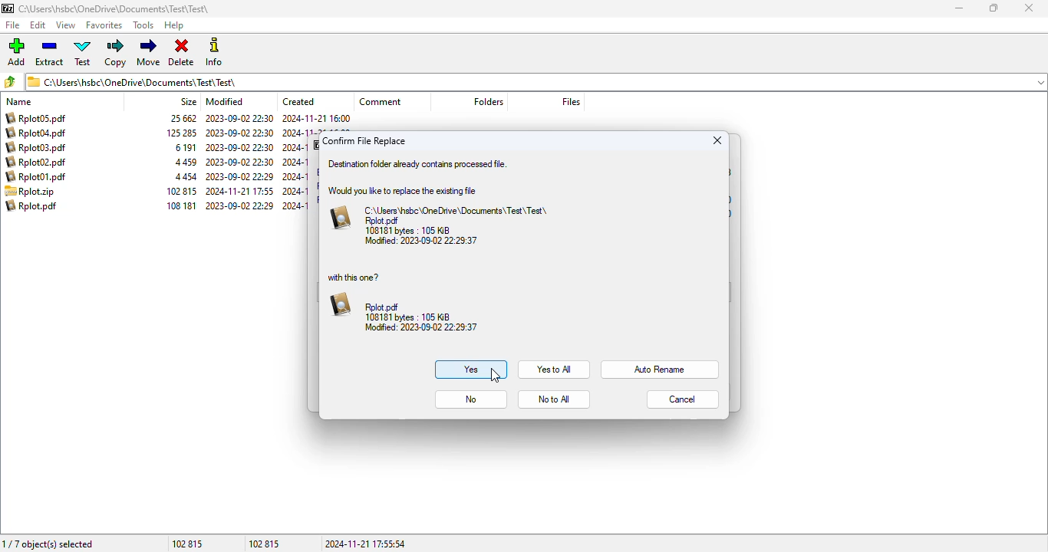 This screenshot has height=552, width=1048. Describe the element at coordinates (65, 25) in the screenshot. I see `view` at that location.